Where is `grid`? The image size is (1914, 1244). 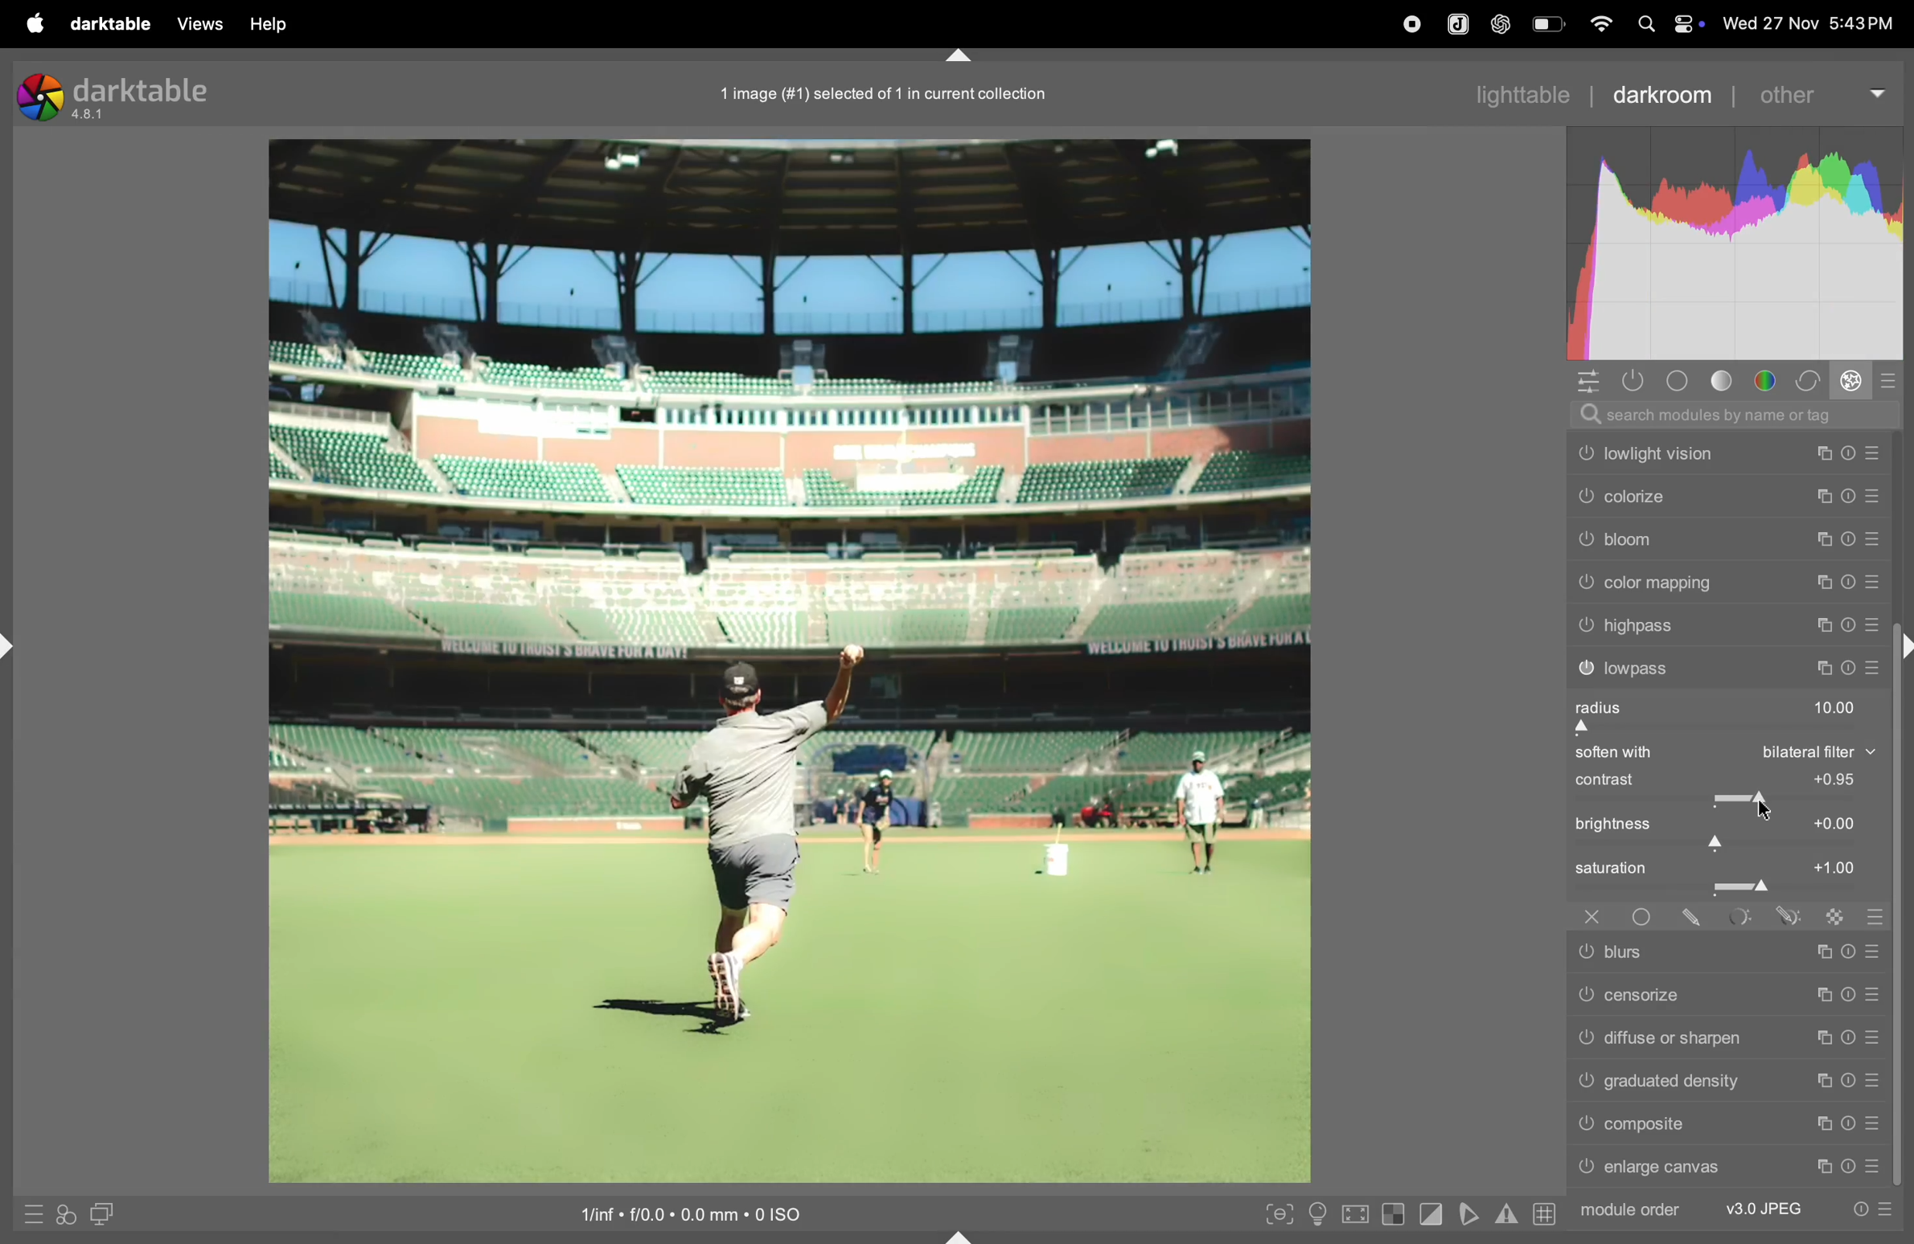 grid is located at coordinates (1543, 1215).